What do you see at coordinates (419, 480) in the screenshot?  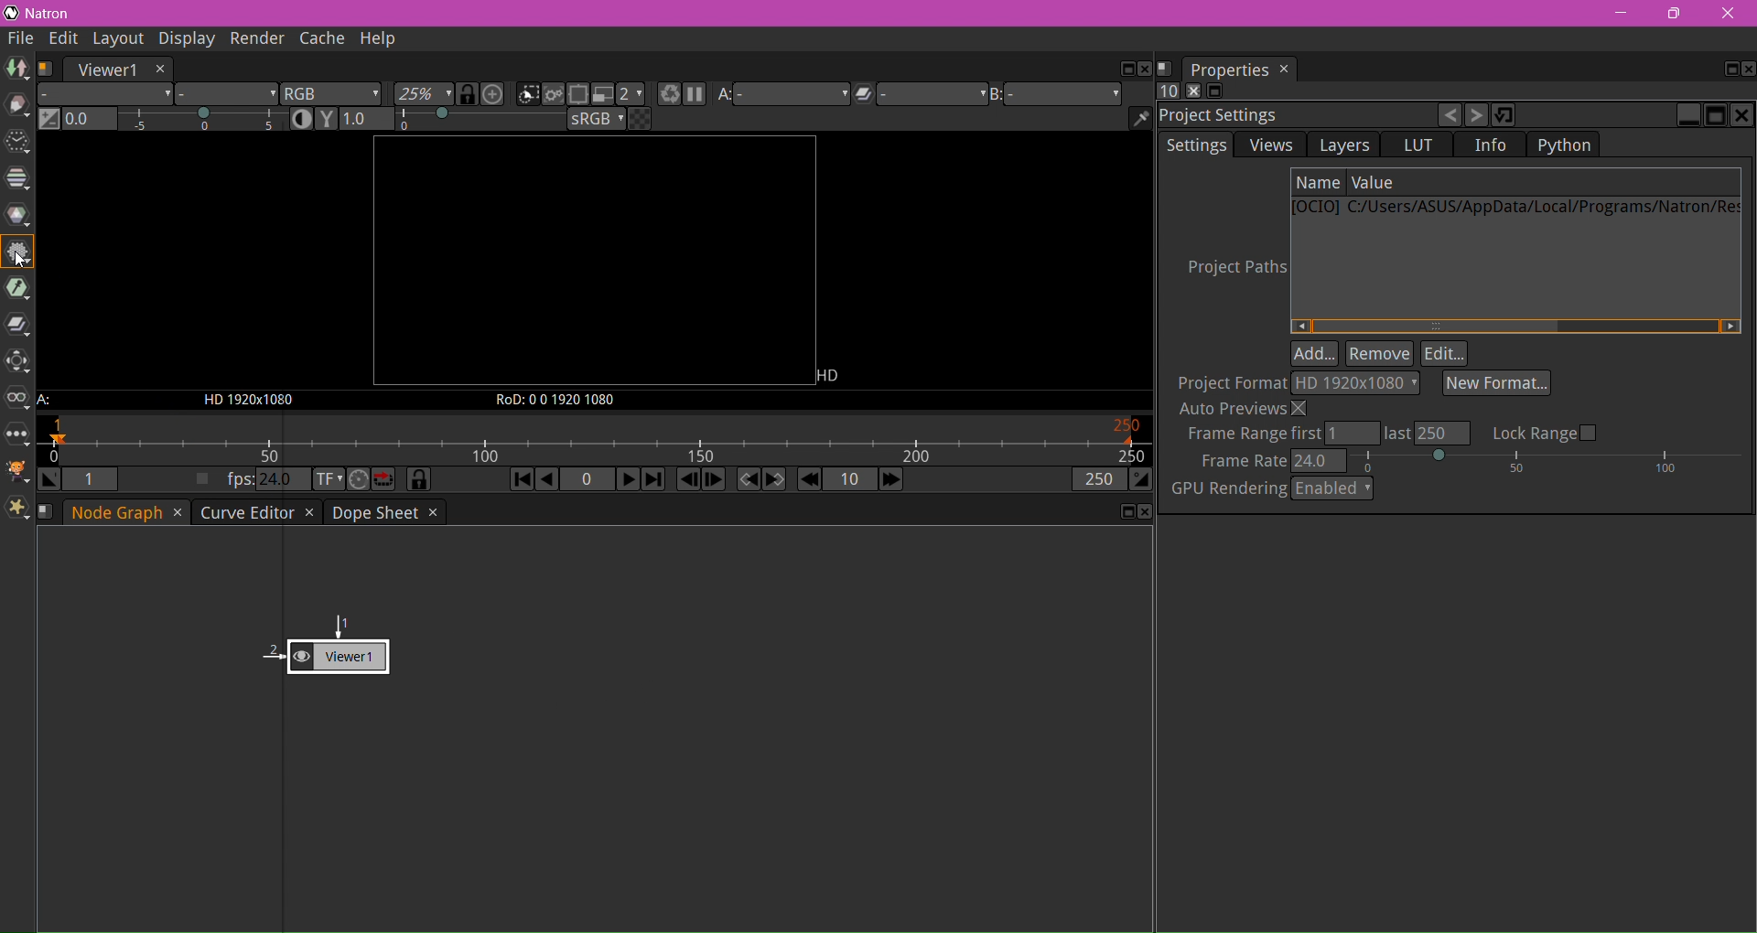 I see `When activated, the timeline frame-range is synchronized with the Dope Sheet and the Curve Editor` at bounding box center [419, 480].